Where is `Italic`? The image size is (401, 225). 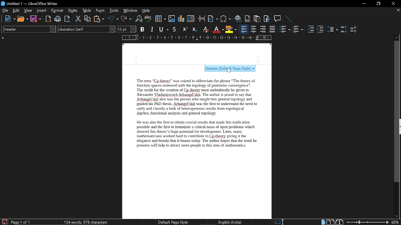 Italic is located at coordinates (152, 29).